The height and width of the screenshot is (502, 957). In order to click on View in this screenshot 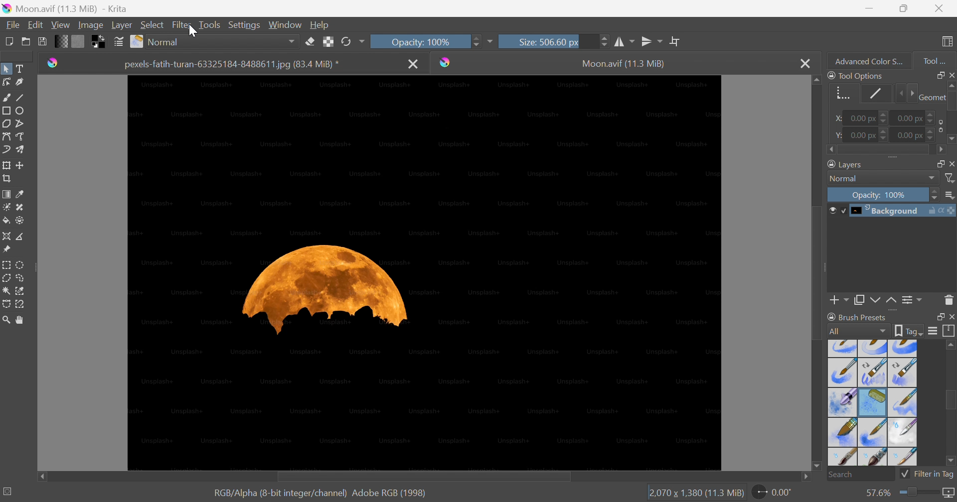, I will do `click(60, 25)`.